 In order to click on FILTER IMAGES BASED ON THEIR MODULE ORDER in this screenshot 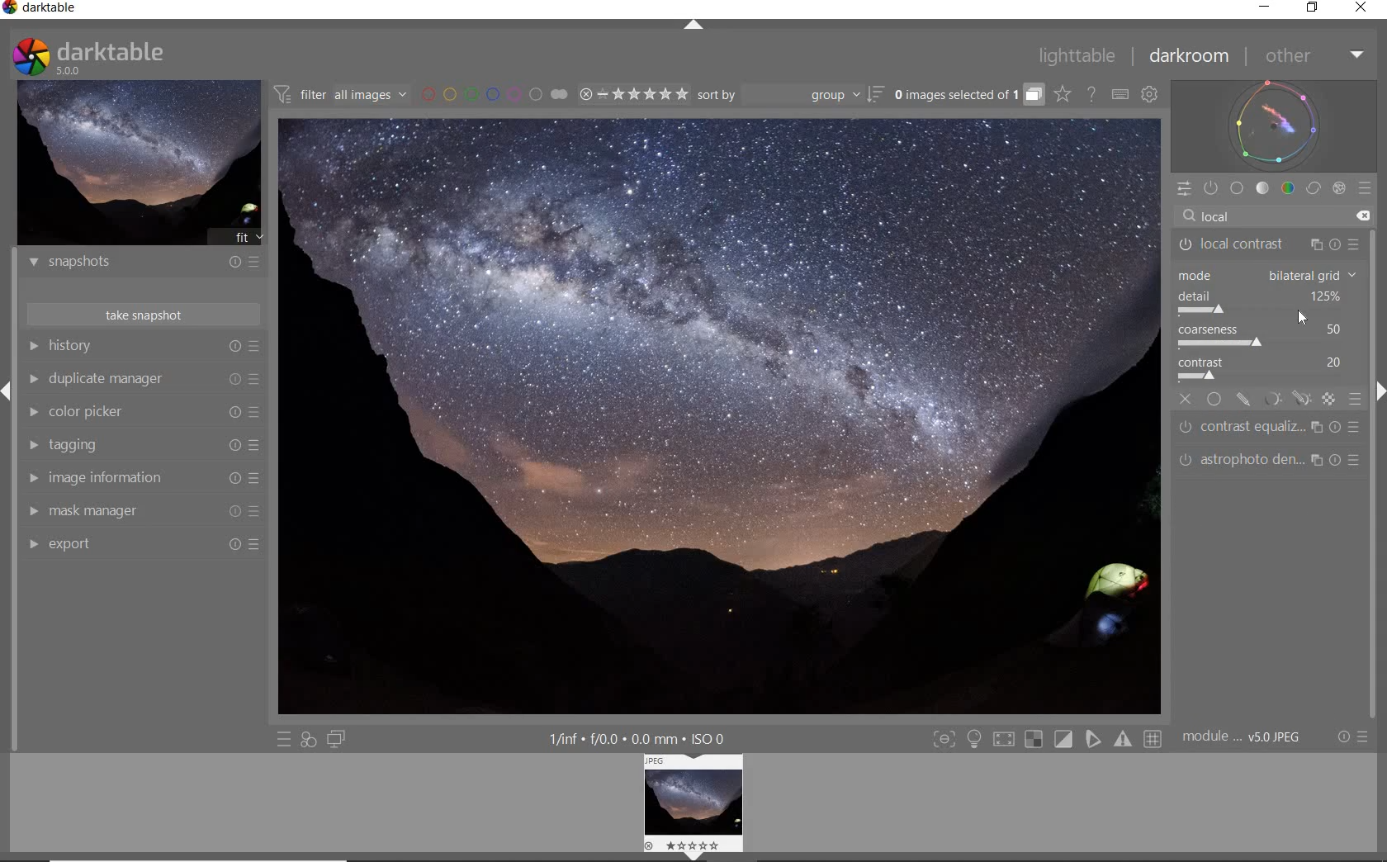, I will do `click(340, 94)`.